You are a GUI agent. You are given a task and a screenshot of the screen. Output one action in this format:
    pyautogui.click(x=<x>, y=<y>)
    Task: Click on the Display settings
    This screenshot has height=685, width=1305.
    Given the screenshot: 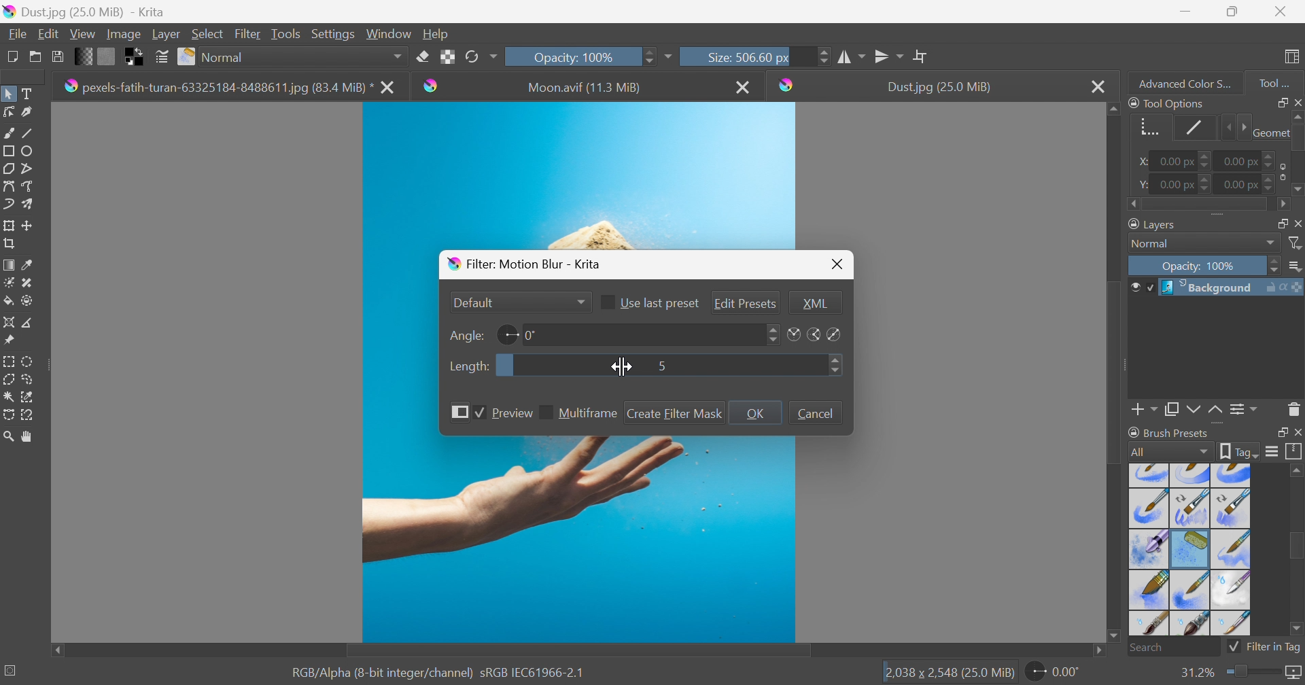 What is the action you would take?
    pyautogui.click(x=1272, y=451)
    